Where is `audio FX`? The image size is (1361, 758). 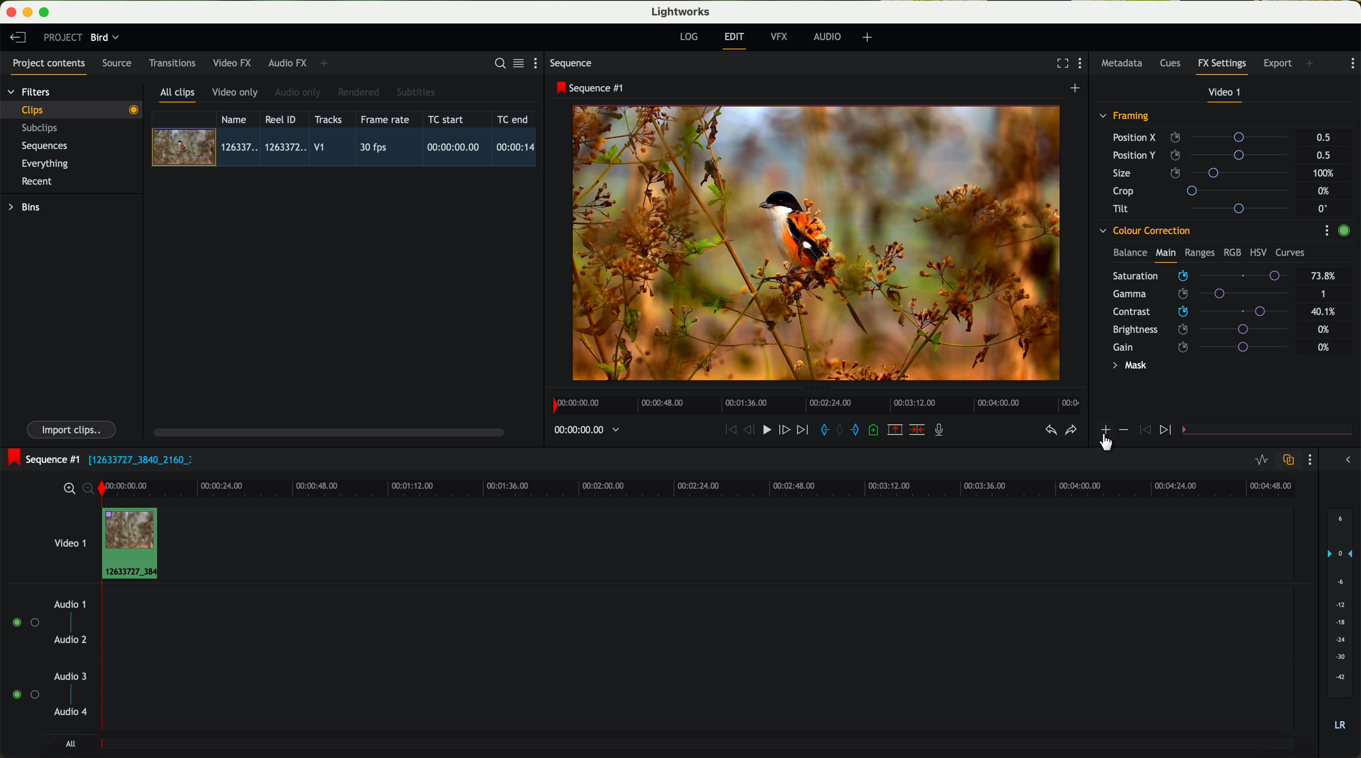 audio FX is located at coordinates (288, 62).